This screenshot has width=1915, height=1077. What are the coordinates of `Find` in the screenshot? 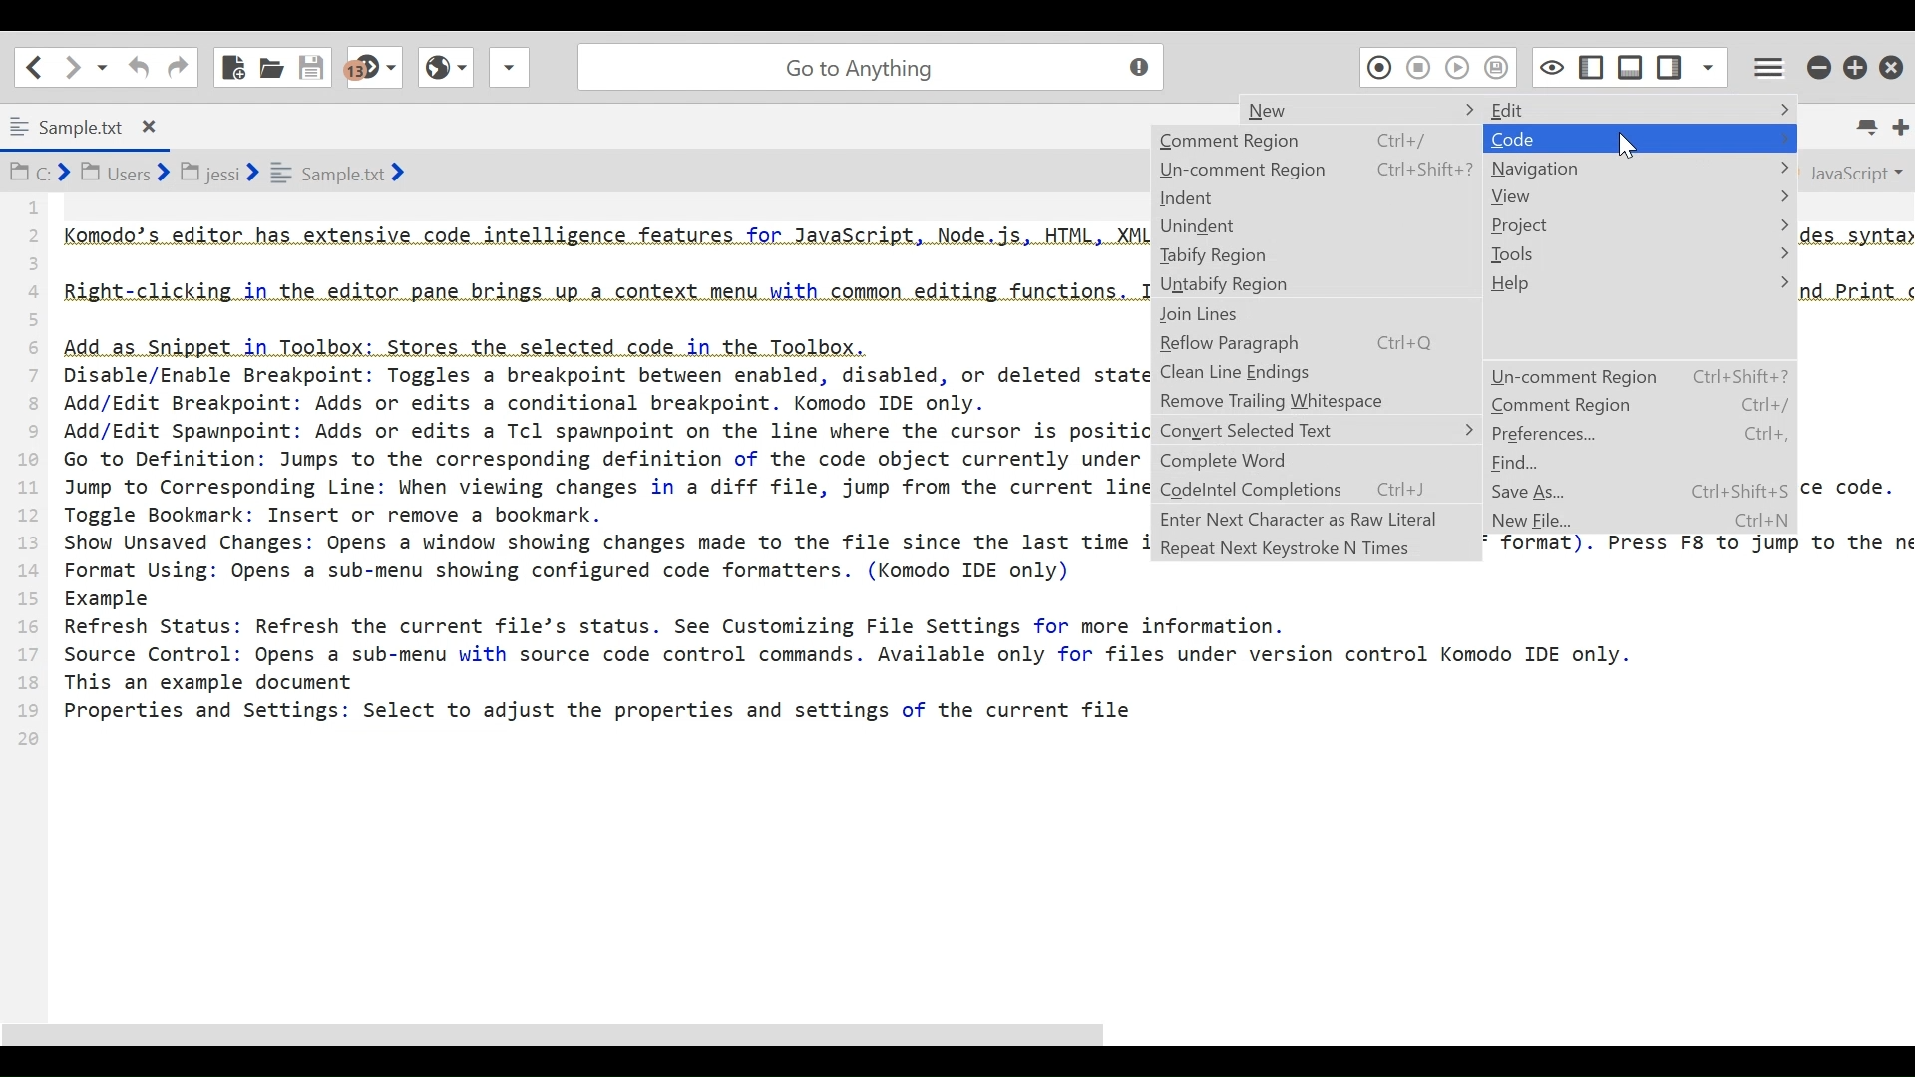 It's located at (1519, 464).